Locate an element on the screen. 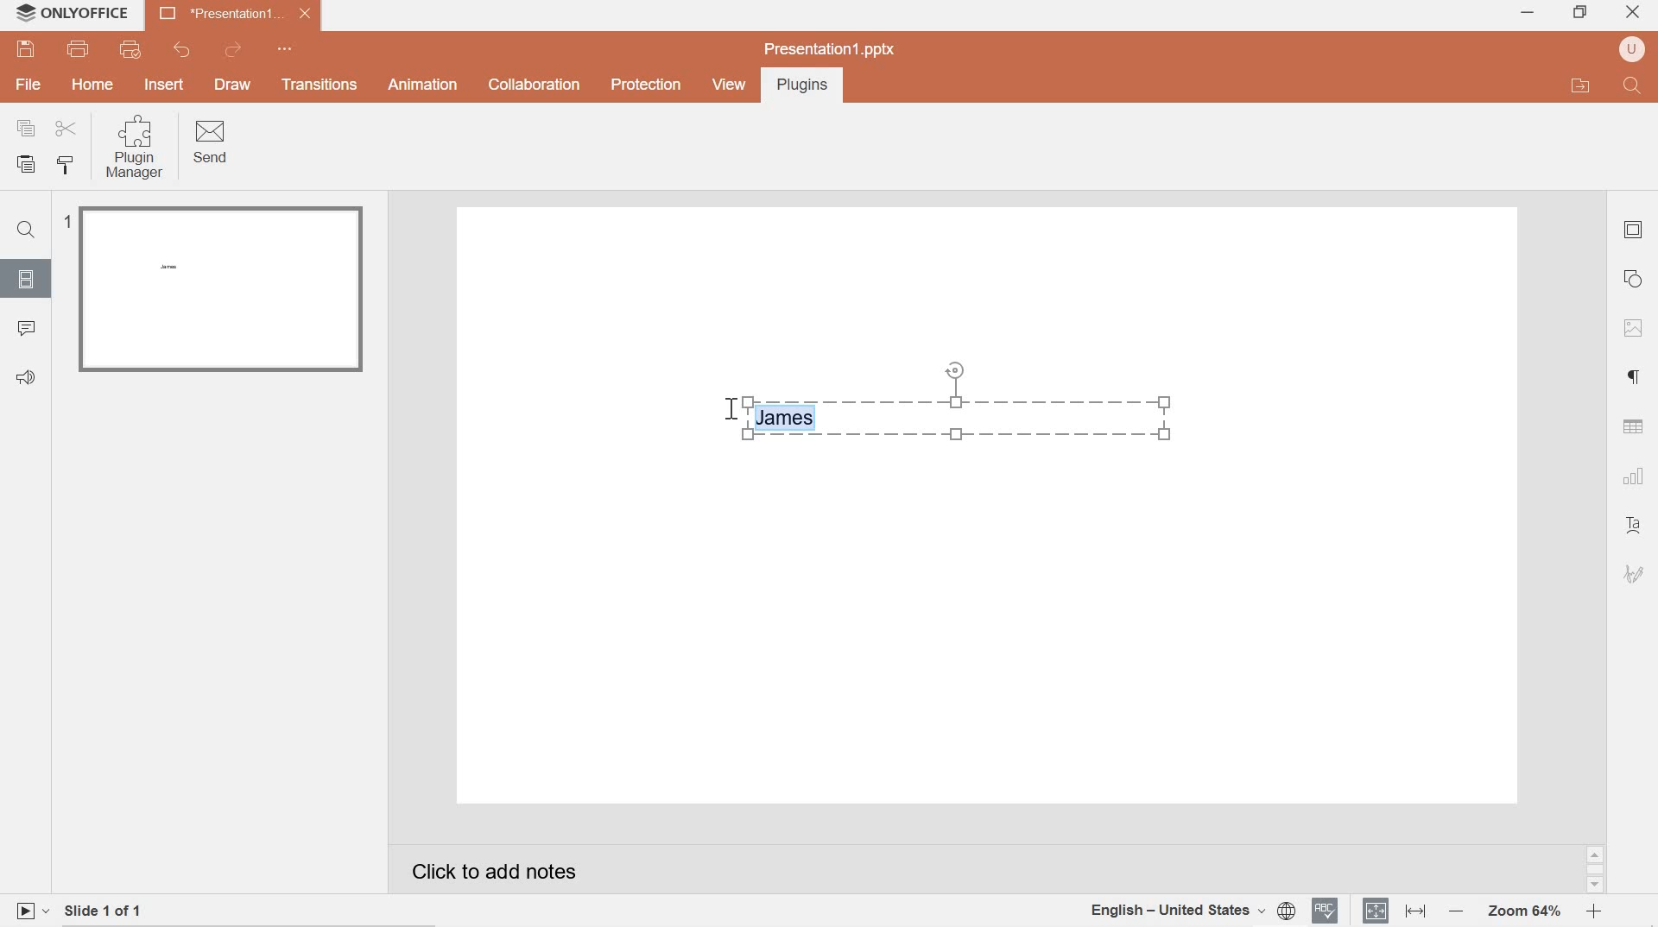 This screenshot has width=1658, height=927. presentation 1 is located at coordinates (235, 14).